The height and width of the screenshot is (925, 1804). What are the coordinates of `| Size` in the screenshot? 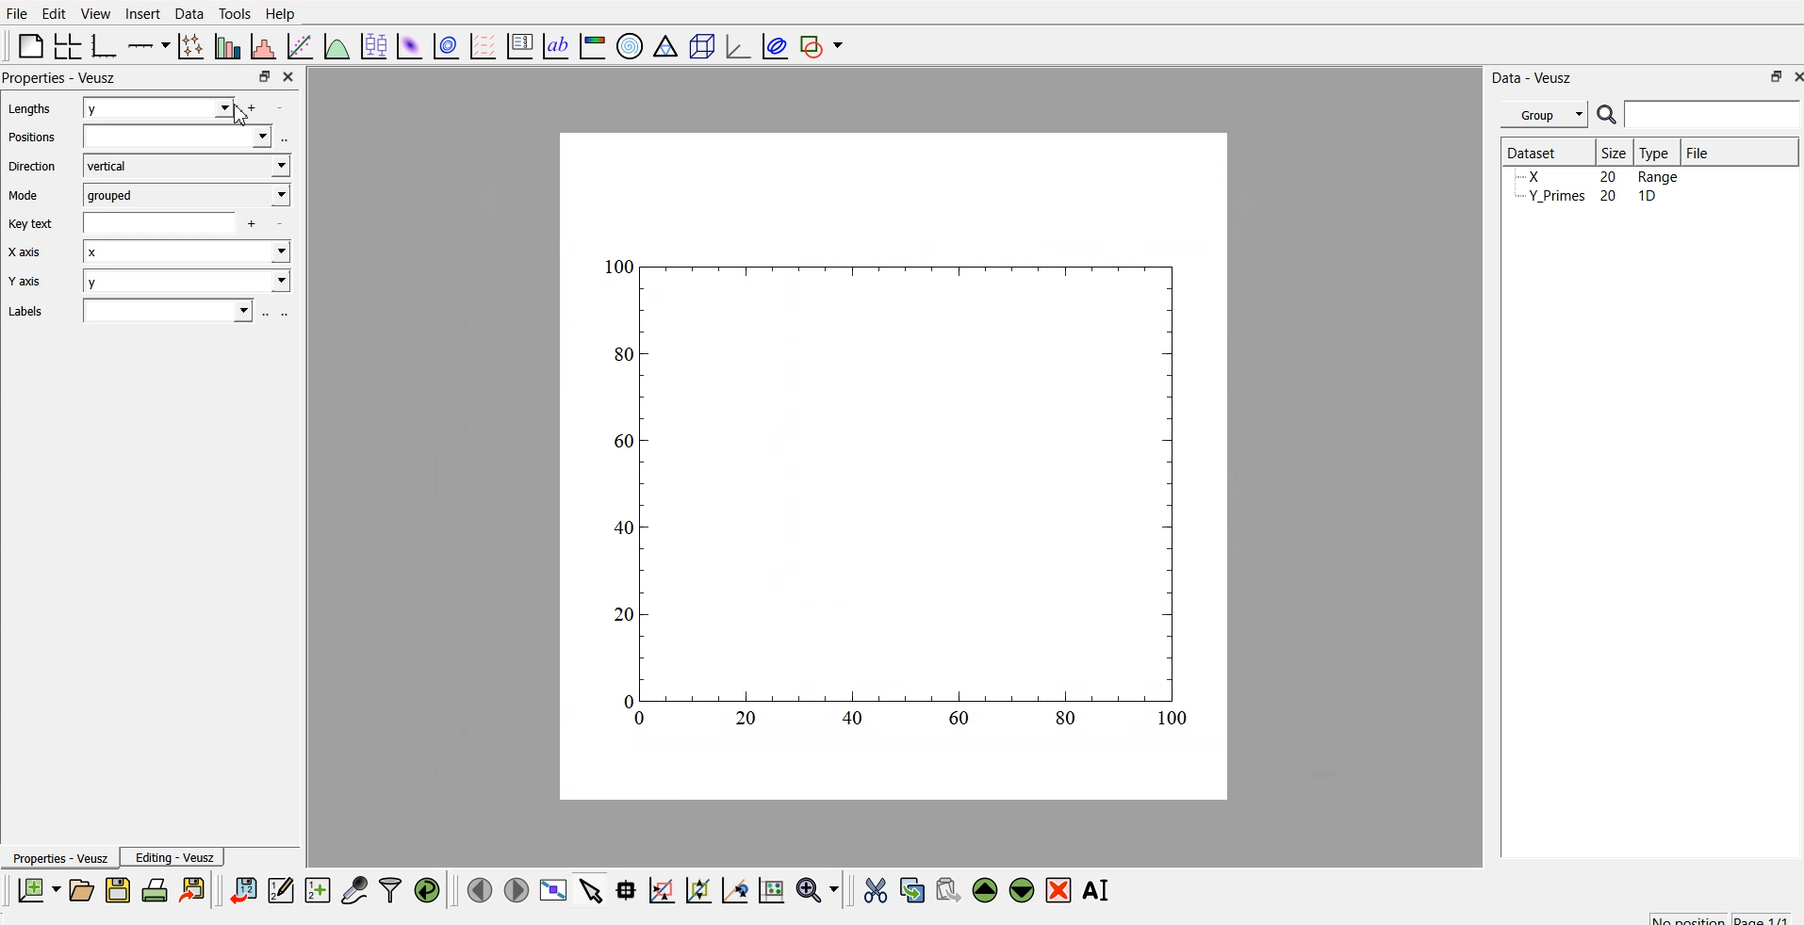 It's located at (1615, 152).